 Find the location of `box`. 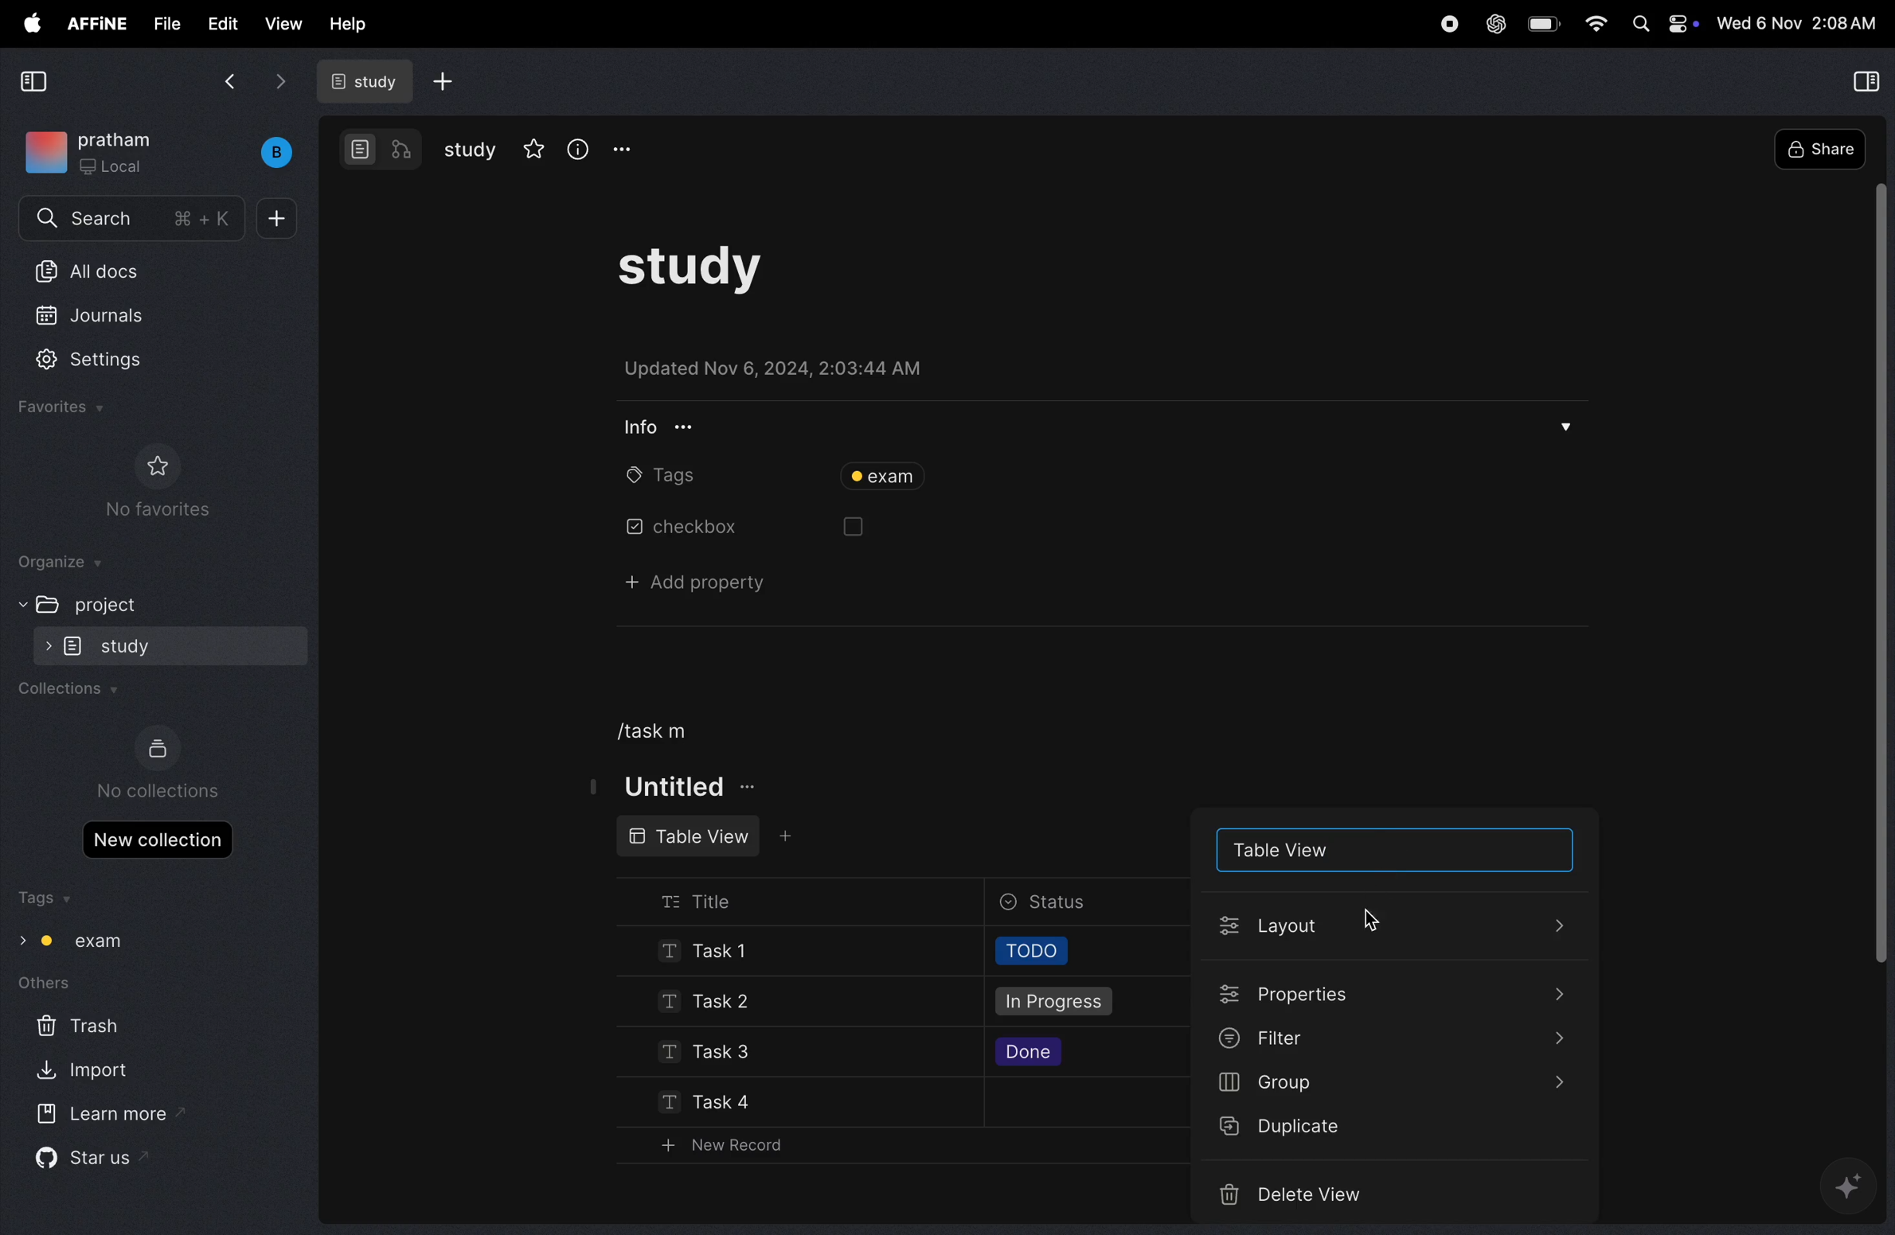

box is located at coordinates (846, 527).